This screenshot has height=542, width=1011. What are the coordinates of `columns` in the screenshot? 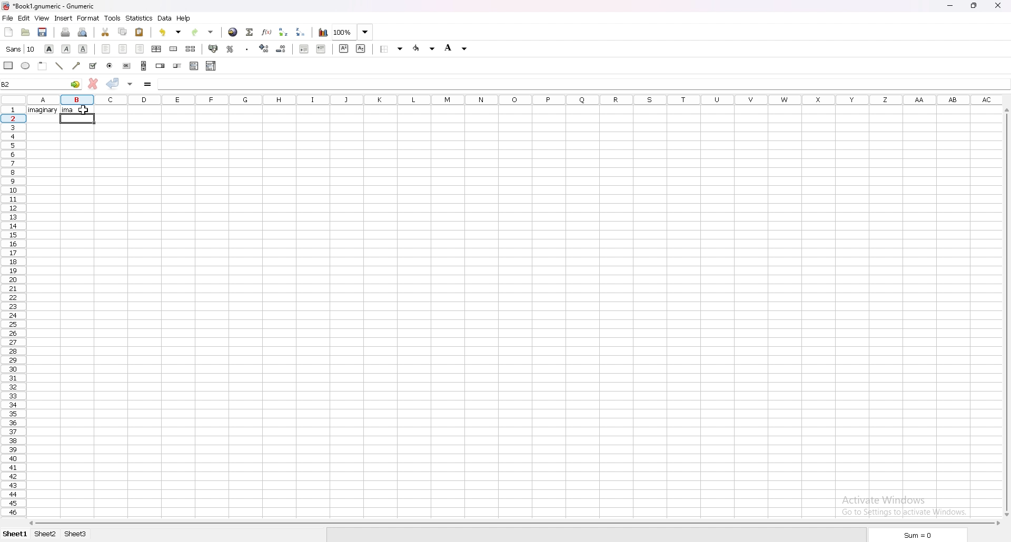 It's located at (518, 98).